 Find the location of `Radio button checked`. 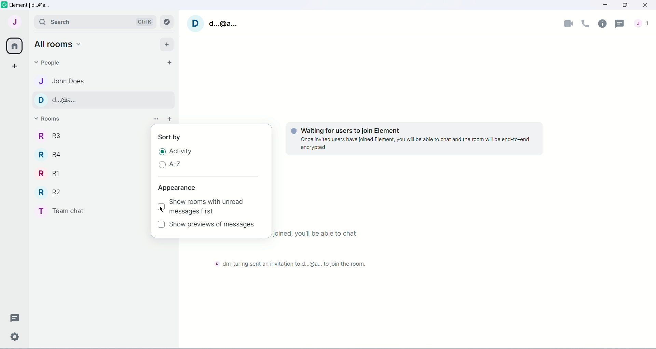

Radio button checked is located at coordinates (162, 152).